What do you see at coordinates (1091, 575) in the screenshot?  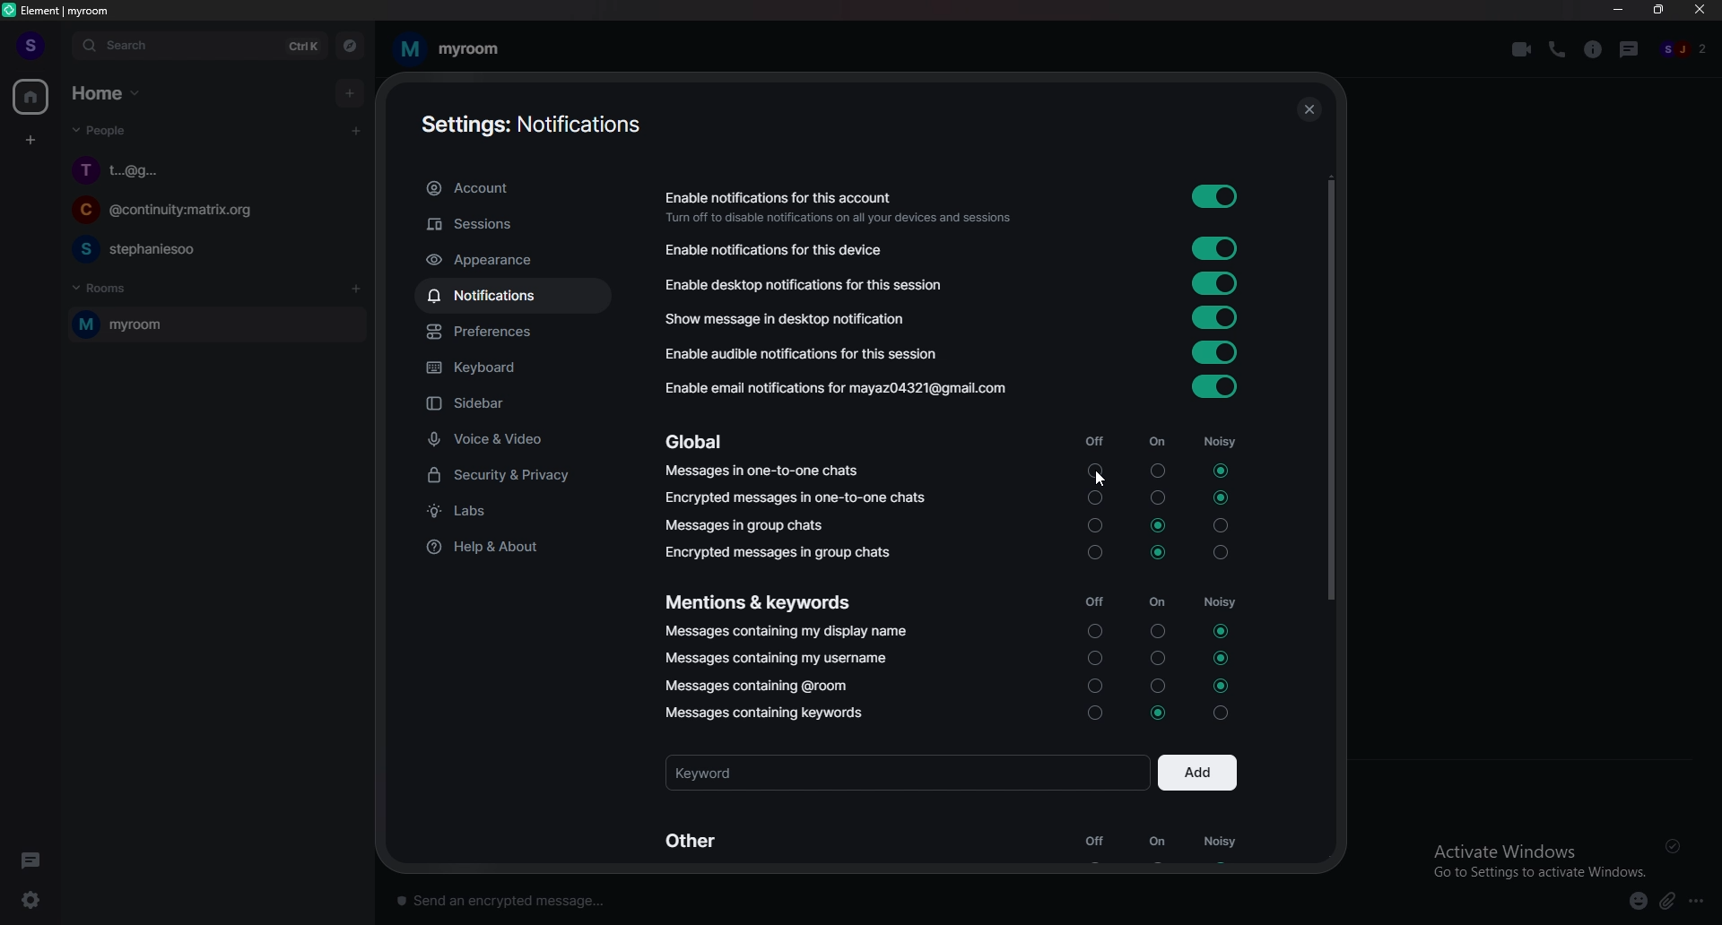 I see `off` at bounding box center [1091, 575].